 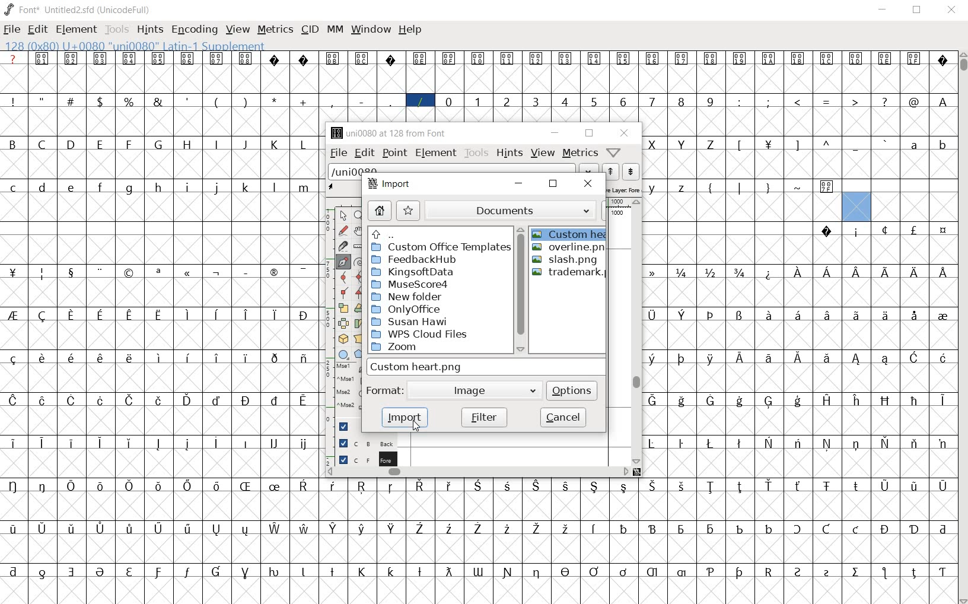 I want to click on glyph, so click(x=216, y=314).